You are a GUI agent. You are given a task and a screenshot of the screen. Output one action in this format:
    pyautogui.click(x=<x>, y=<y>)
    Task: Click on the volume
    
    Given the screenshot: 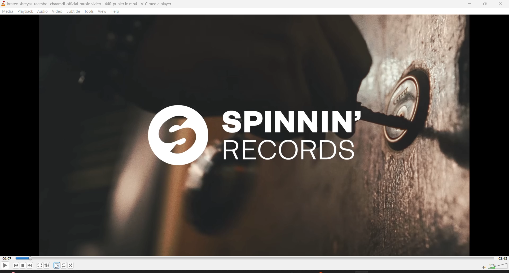 What is the action you would take?
    pyautogui.click(x=494, y=266)
    